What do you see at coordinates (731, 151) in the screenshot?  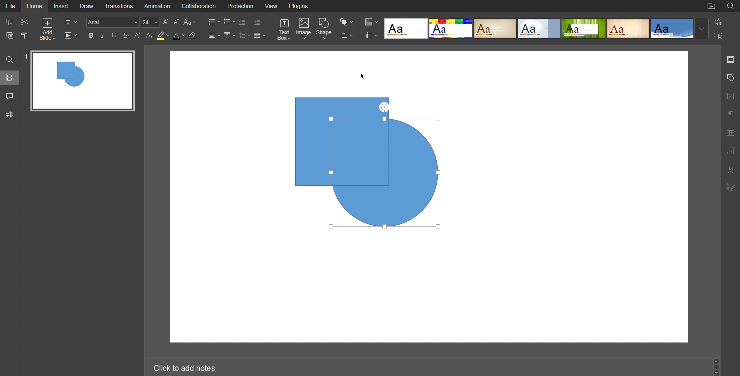 I see `Graph Settings` at bounding box center [731, 151].